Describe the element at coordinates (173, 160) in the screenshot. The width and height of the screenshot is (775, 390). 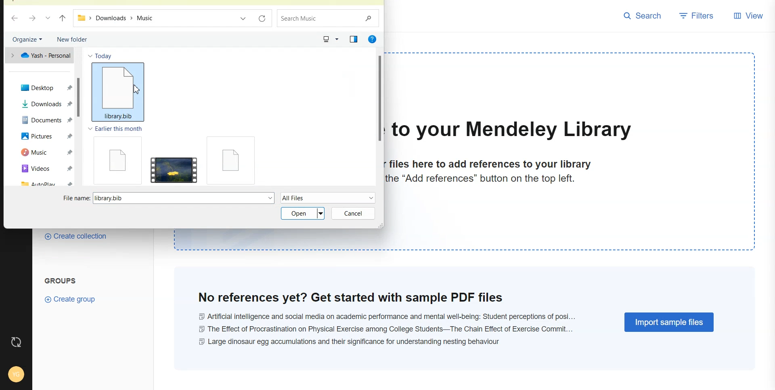
I see `Video File` at that location.